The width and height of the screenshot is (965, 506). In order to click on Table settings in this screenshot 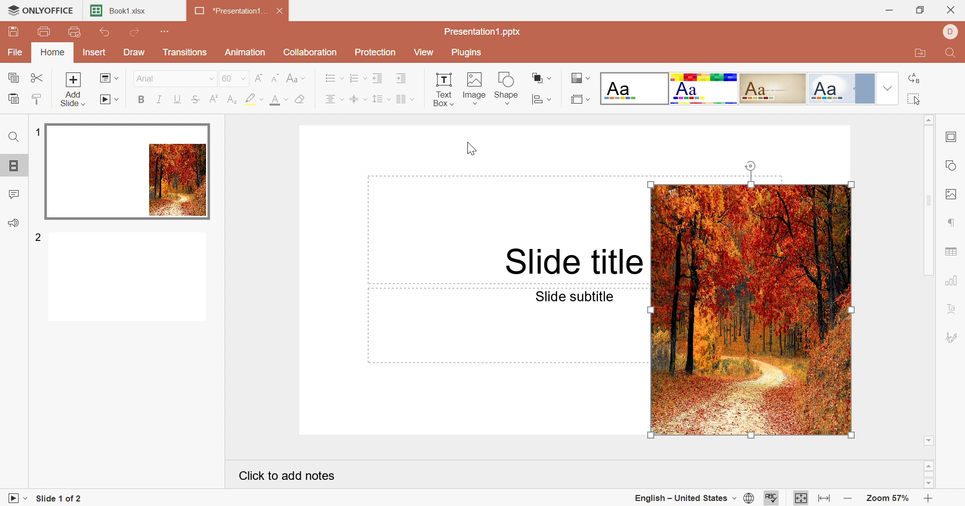, I will do `click(951, 251)`.